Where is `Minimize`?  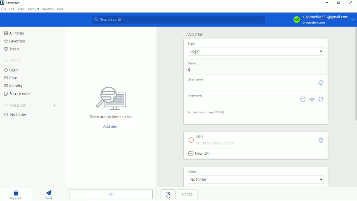
Minimize is located at coordinates (327, 3).